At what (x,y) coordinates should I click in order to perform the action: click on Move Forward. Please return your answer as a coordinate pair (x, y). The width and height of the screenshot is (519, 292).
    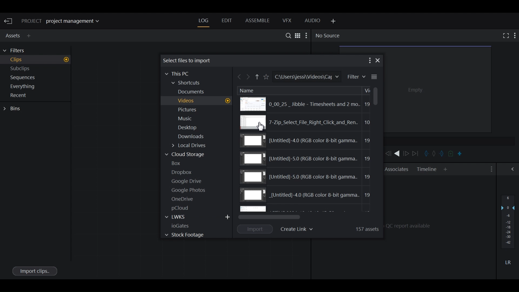
    Looking at the image, I should click on (417, 154).